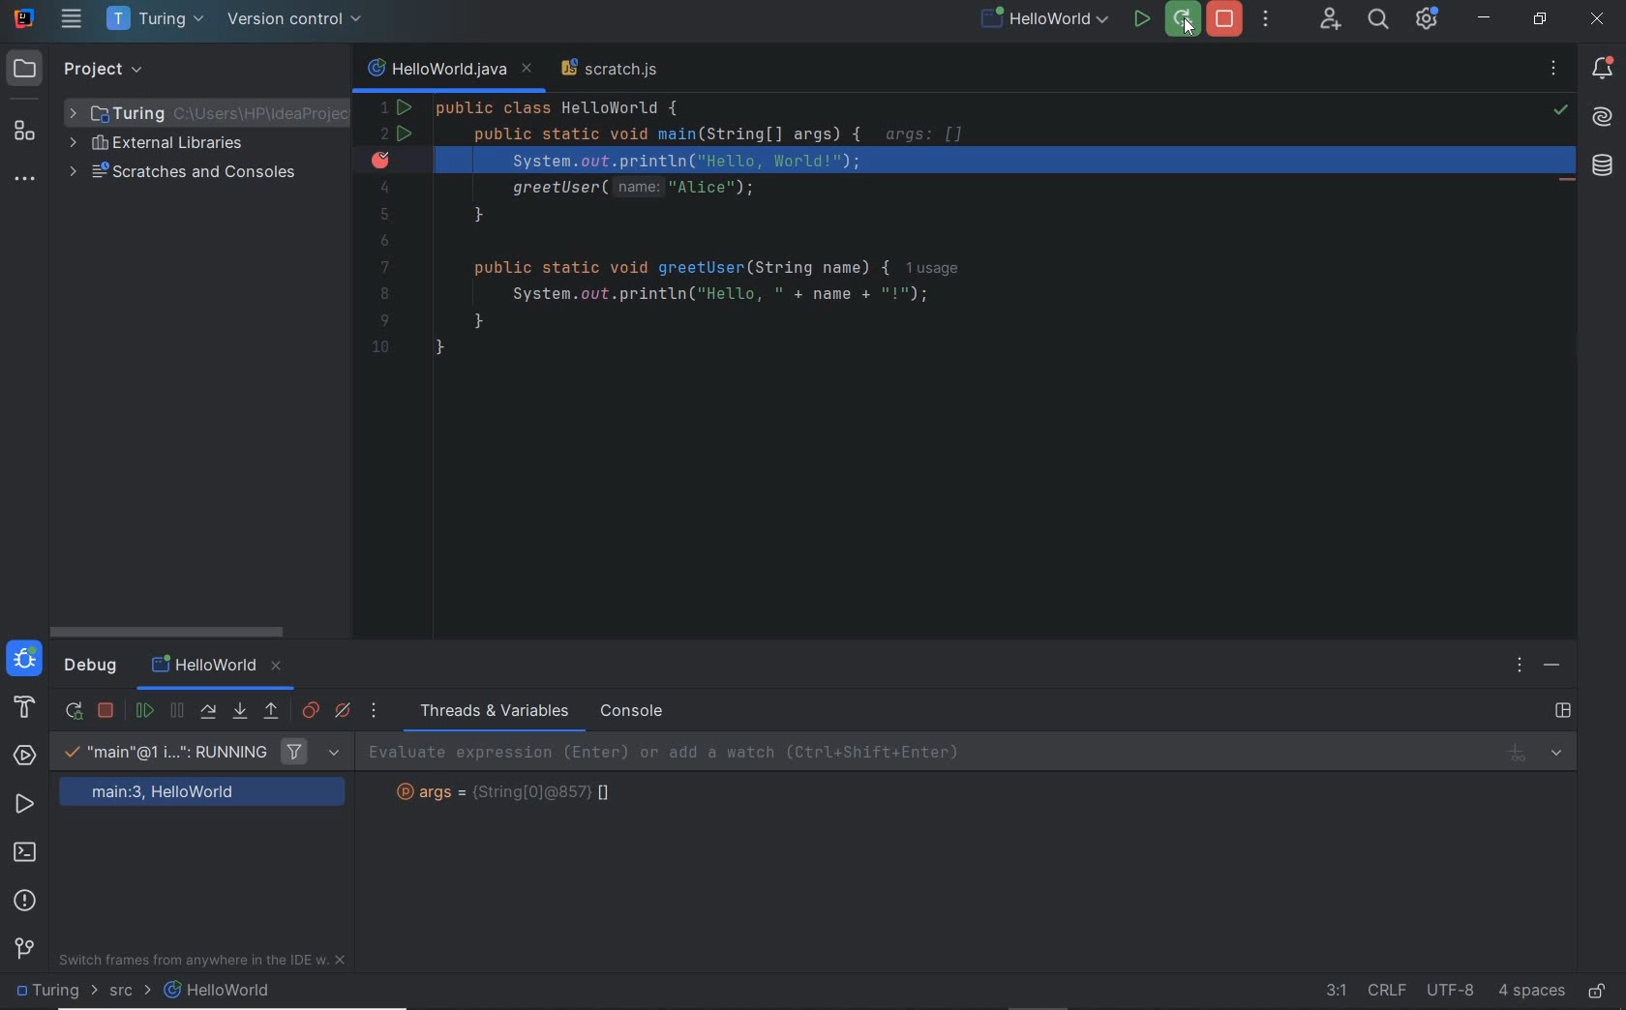  Describe the element at coordinates (155, 21) in the screenshot. I see `project name` at that location.